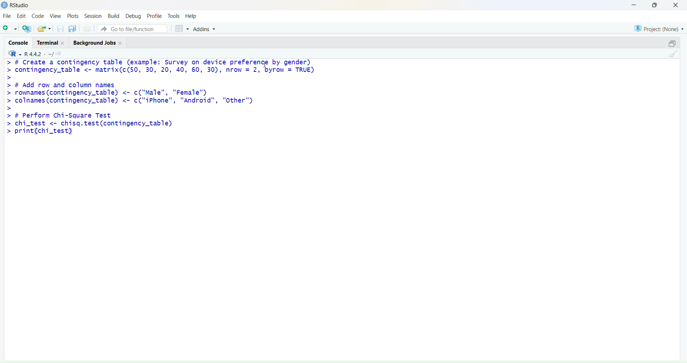 The width and height of the screenshot is (687, 363). I want to click on print, so click(87, 28).